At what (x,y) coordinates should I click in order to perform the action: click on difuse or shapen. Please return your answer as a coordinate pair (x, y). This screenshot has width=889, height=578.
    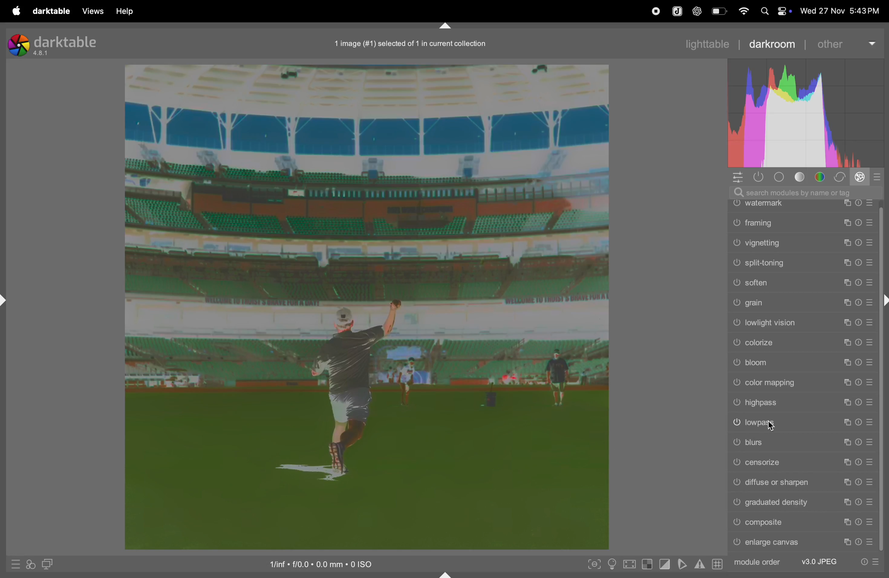
    Looking at the image, I should click on (802, 483).